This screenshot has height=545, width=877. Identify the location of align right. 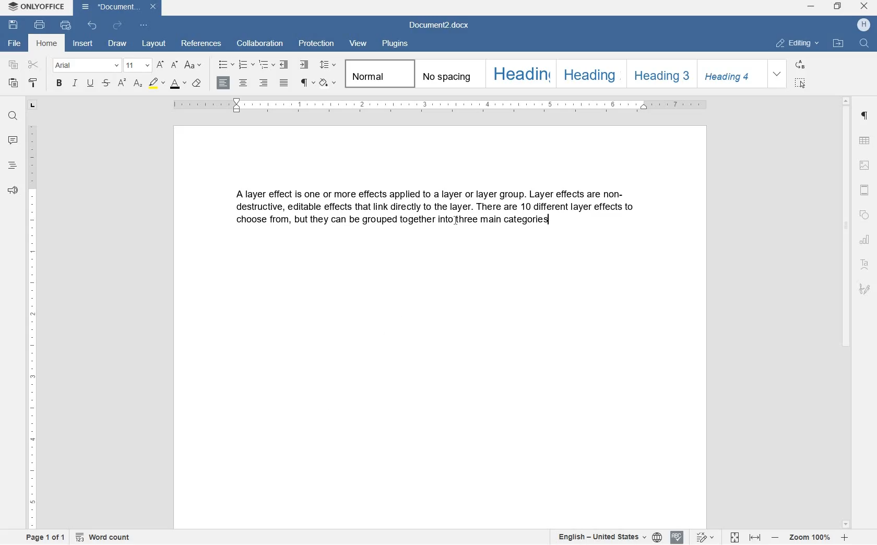
(265, 84).